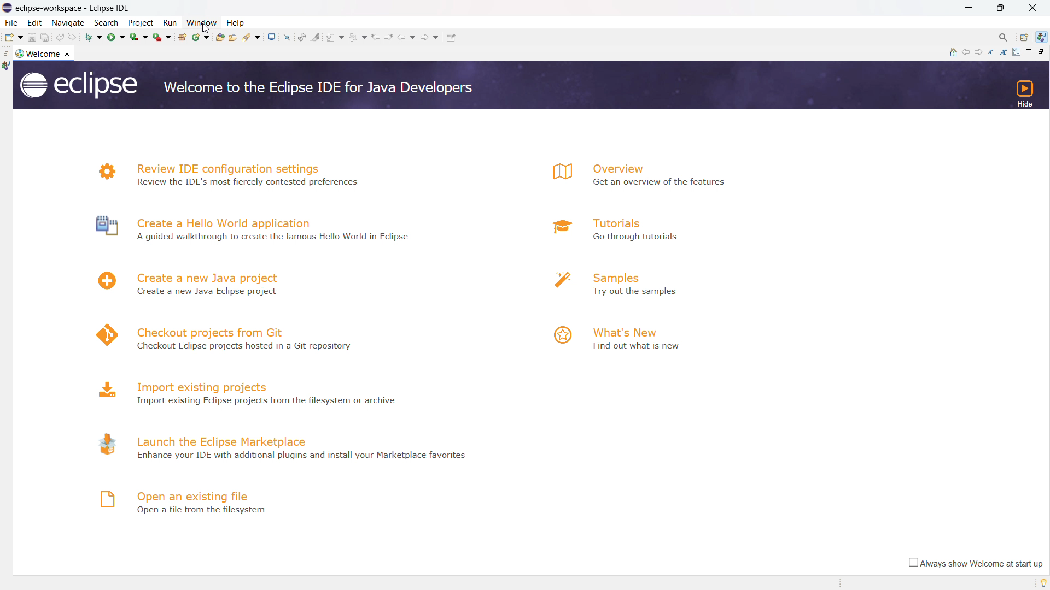 Image resolution: width=1050 pixels, height=590 pixels. Describe the element at coordinates (631, 329) in the screenshot. I see `what's new` at that location.